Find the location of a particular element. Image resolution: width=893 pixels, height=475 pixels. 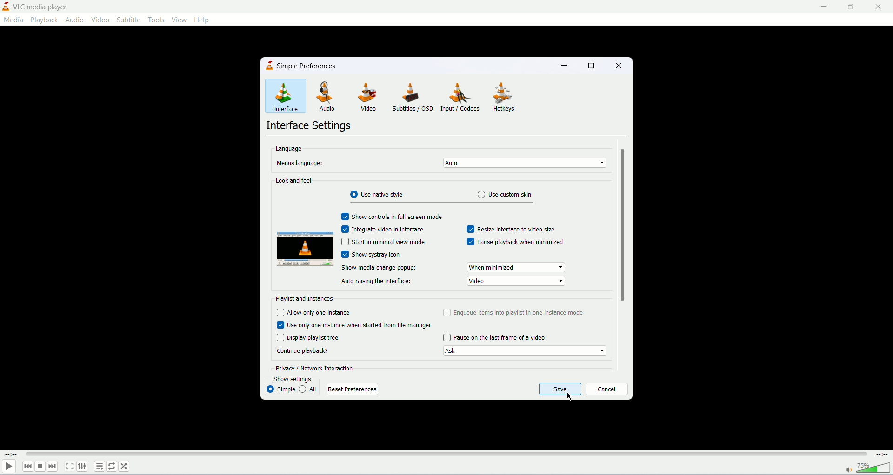

Checkbox is located at coordinates (280, 338).